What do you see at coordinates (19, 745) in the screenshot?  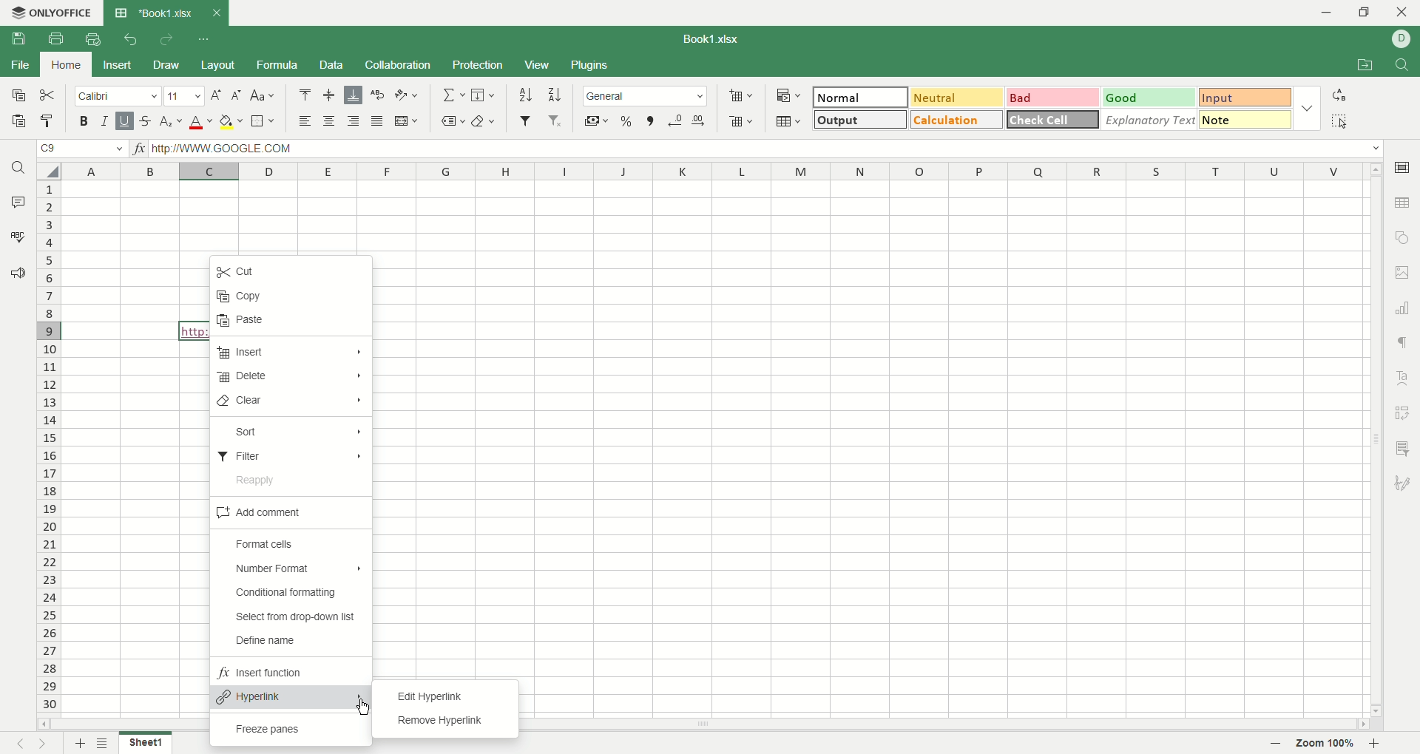 I see `previous` at bounding box center [19, 745].